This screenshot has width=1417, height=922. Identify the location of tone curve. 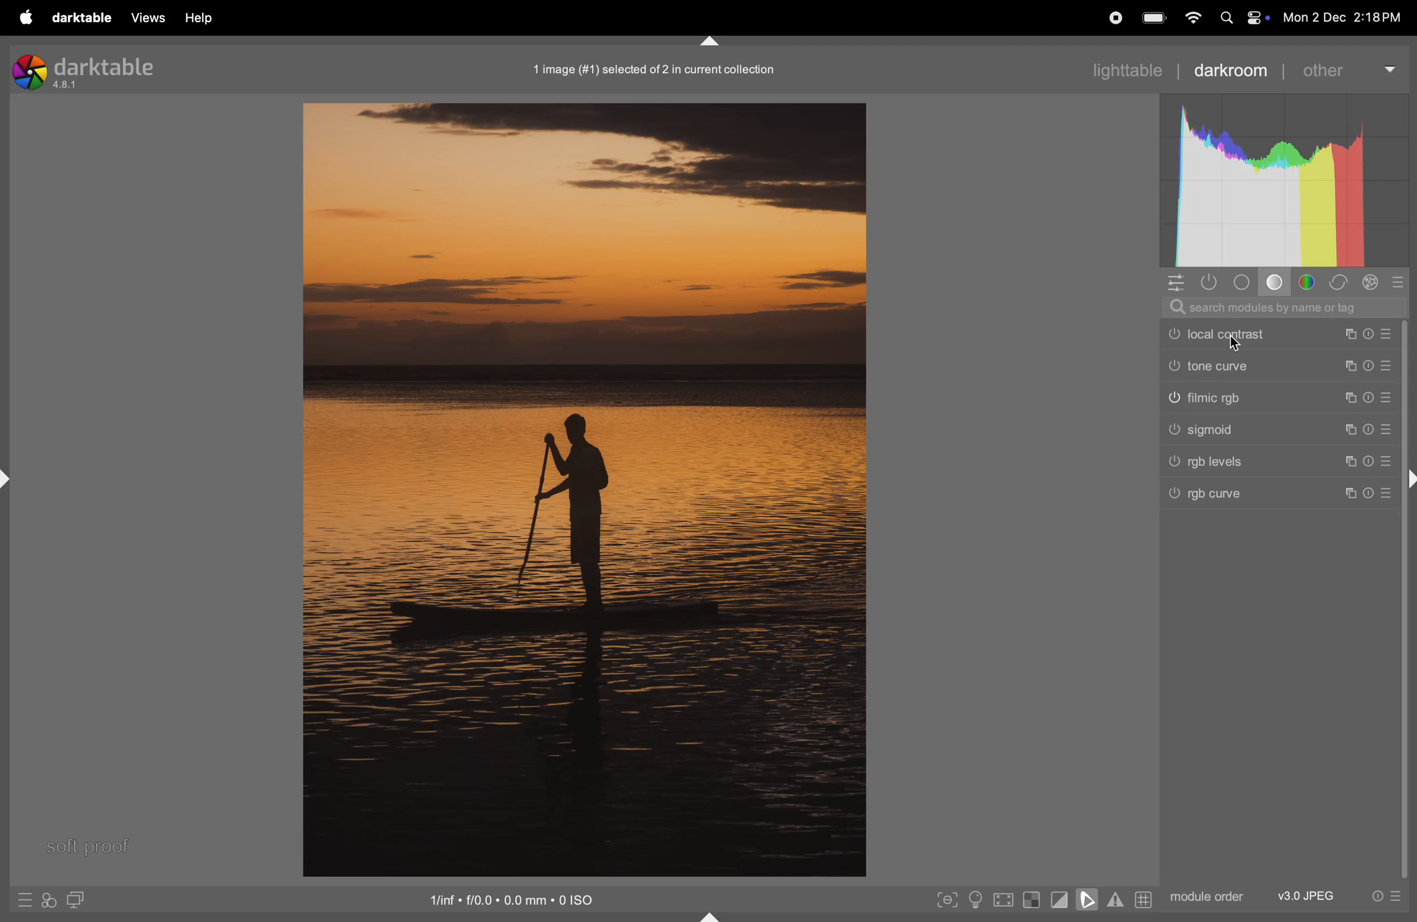
(1278, 366).